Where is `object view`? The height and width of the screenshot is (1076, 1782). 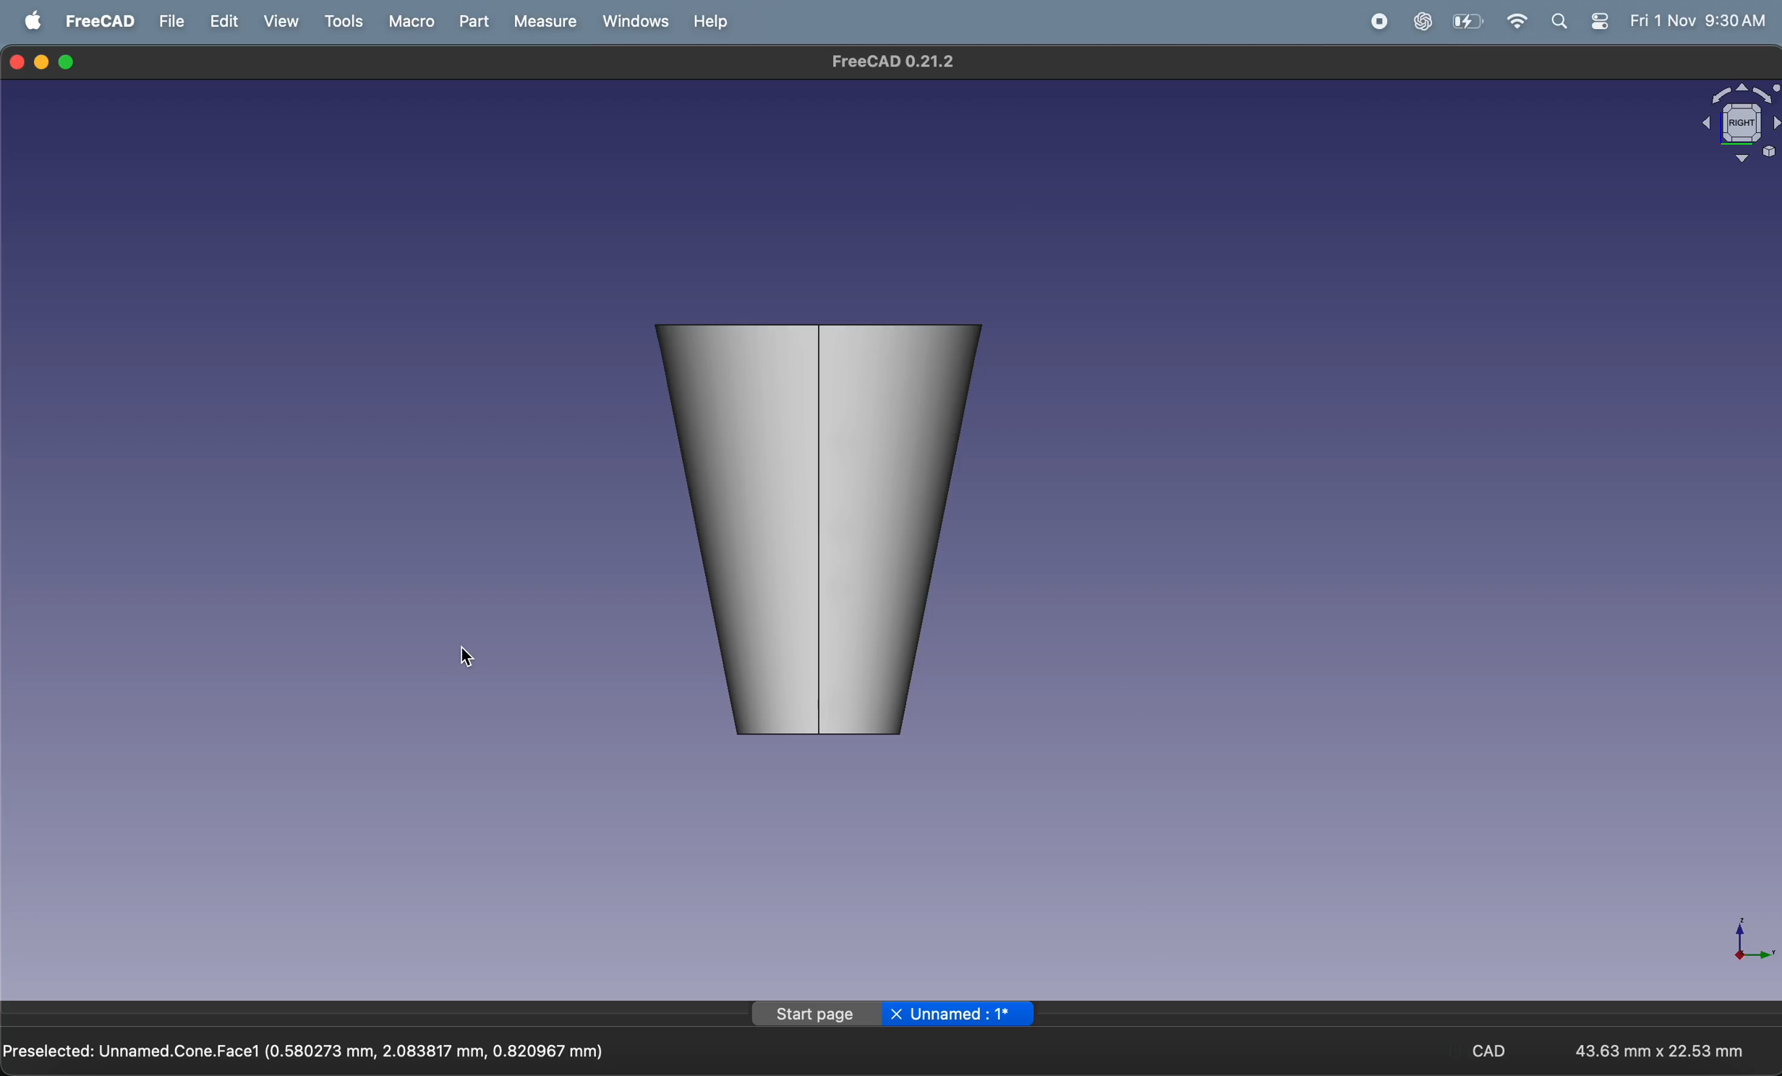 object view is located at coordinates (1721, 119).